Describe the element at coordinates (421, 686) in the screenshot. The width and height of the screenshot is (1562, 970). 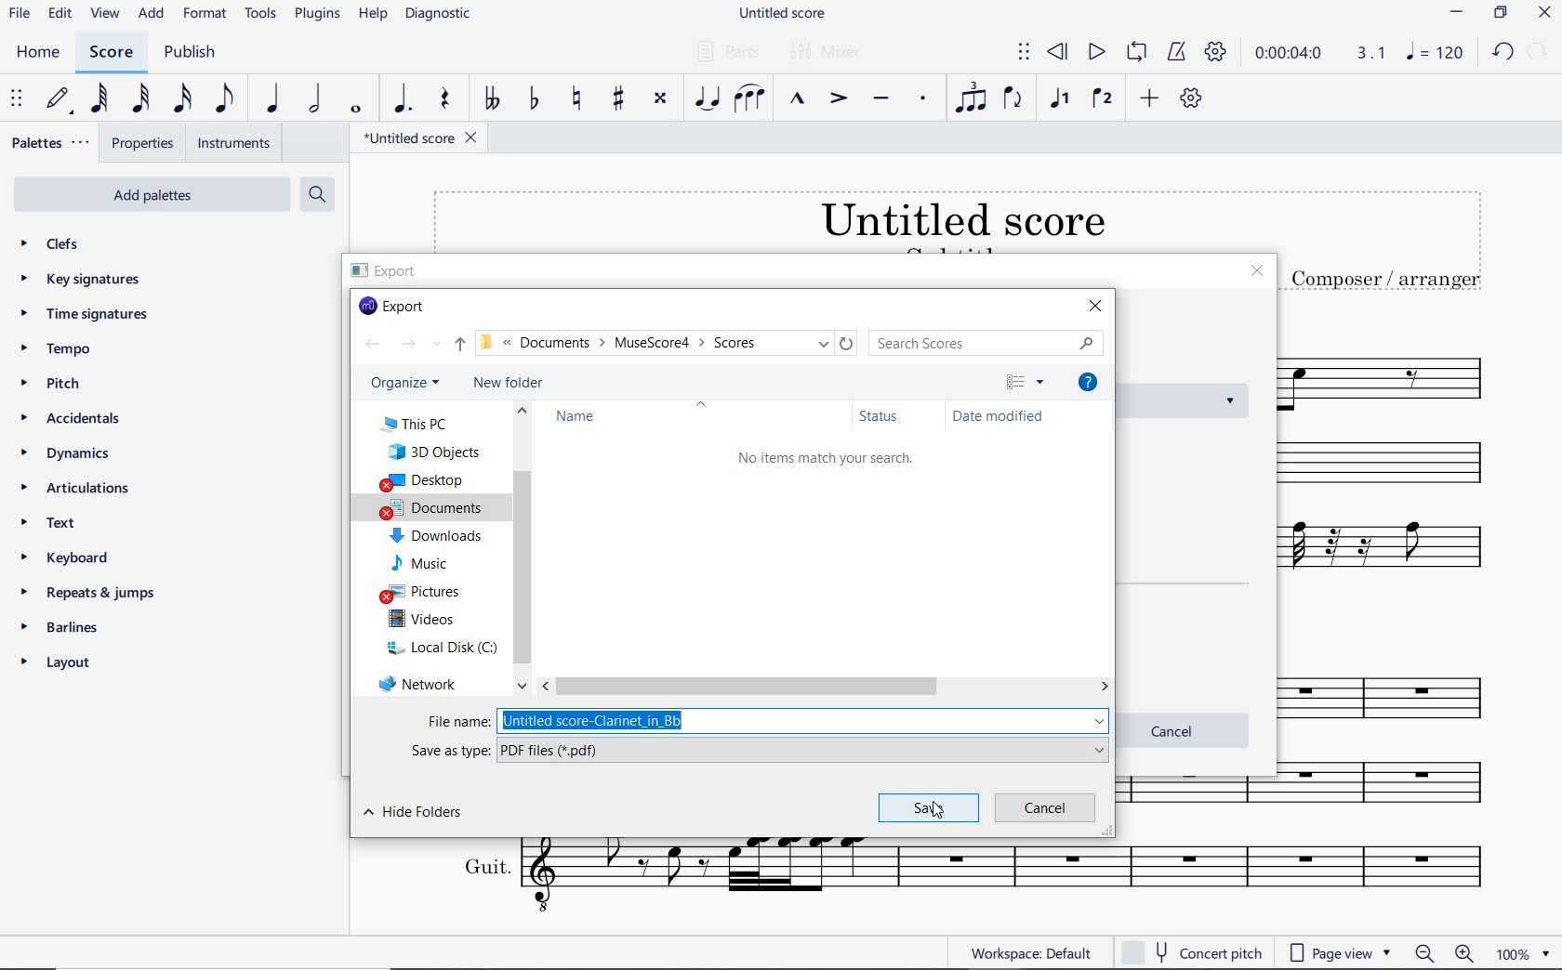
I see `network` at that location.